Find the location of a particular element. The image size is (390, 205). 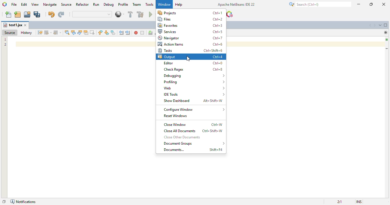

toggle rectangular selection is located at coordinates (92, 32).